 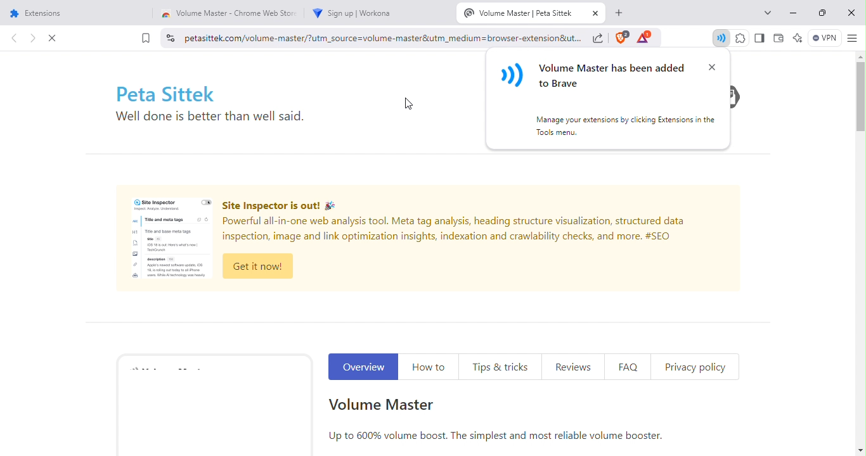 I want to click on customize and control brave , so click(x=851, y=37).